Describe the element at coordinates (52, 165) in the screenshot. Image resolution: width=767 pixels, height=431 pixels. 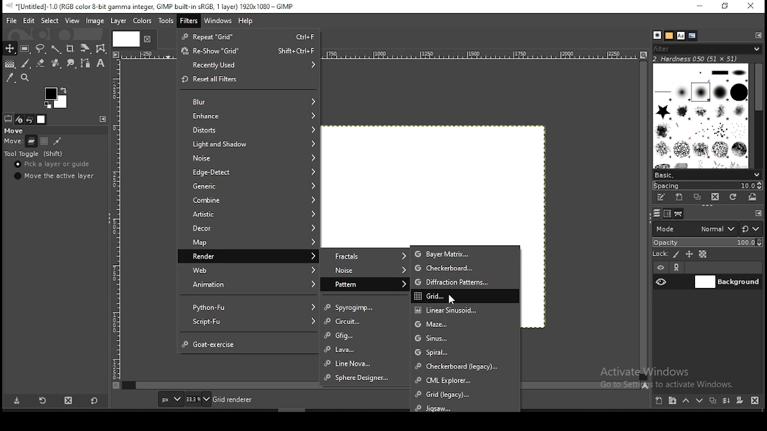
I see `pick a layer or guide` at that location.